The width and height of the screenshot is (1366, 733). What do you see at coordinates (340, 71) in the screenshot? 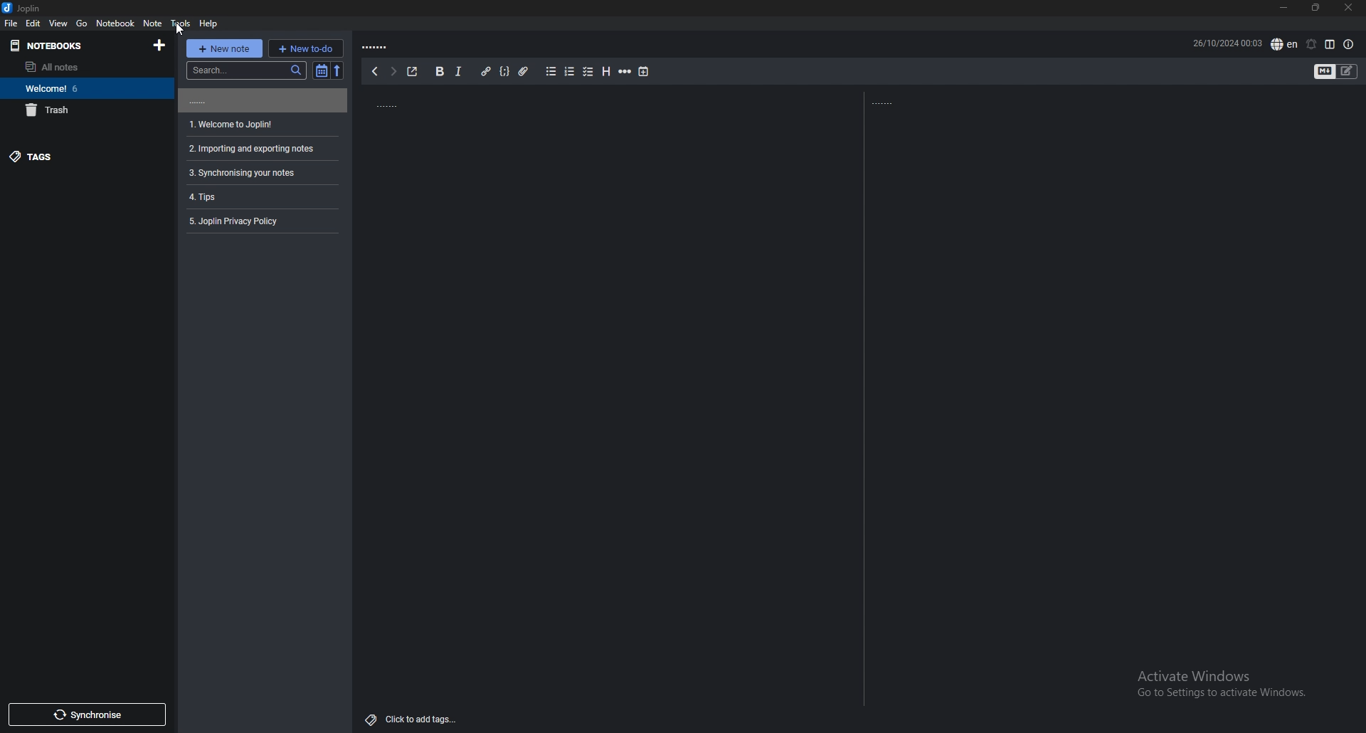
I see `reverse sort order` at bounding box center [340, 71].